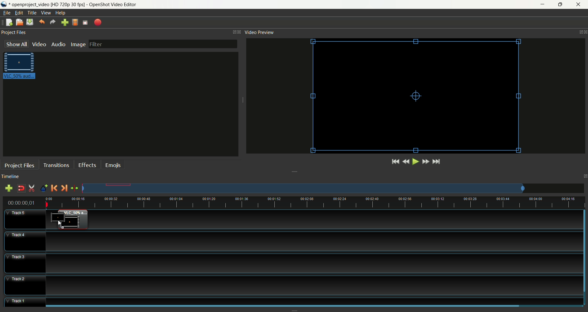  Describe the element at coordinates (584, 175) in the screenshot. I see `maximize` at that location.